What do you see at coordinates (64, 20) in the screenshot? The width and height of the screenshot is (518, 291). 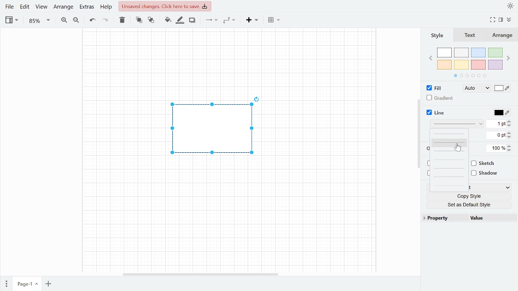 I see `Zoom in` at bounding box center [64, 20].